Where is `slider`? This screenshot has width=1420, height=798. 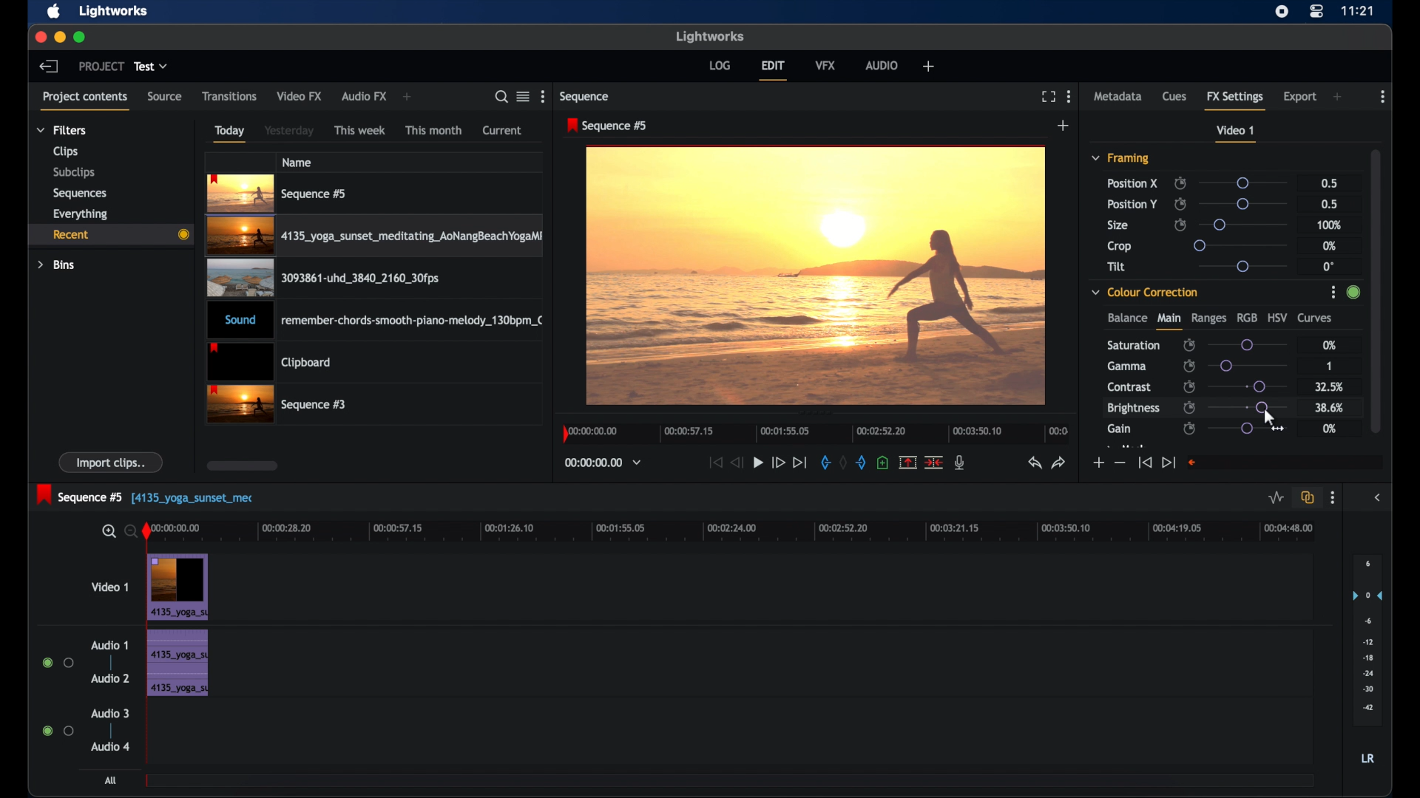
slider is located at coordinates (1248, 429).